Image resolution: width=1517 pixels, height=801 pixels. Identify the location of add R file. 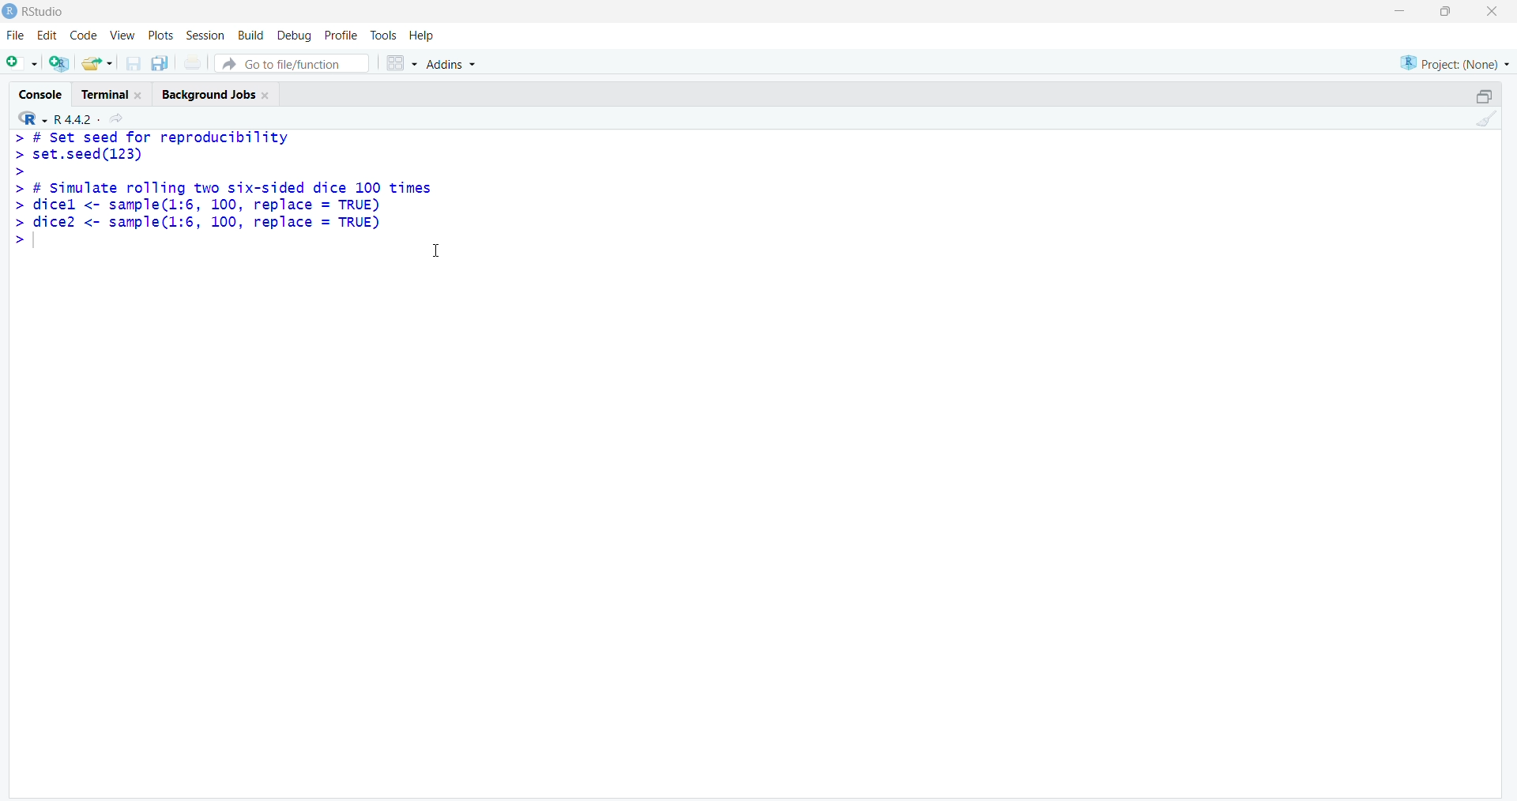
(59, 63).